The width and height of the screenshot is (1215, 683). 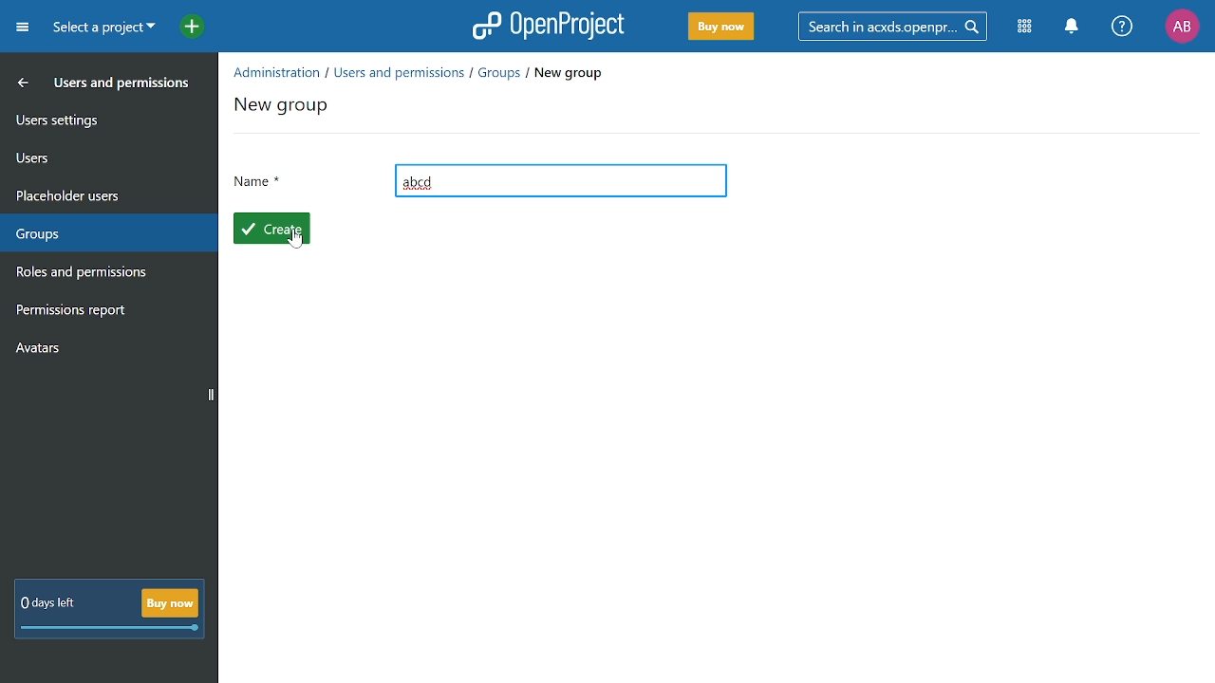 I want to click on Open Menu, so click(x=26, y=30).